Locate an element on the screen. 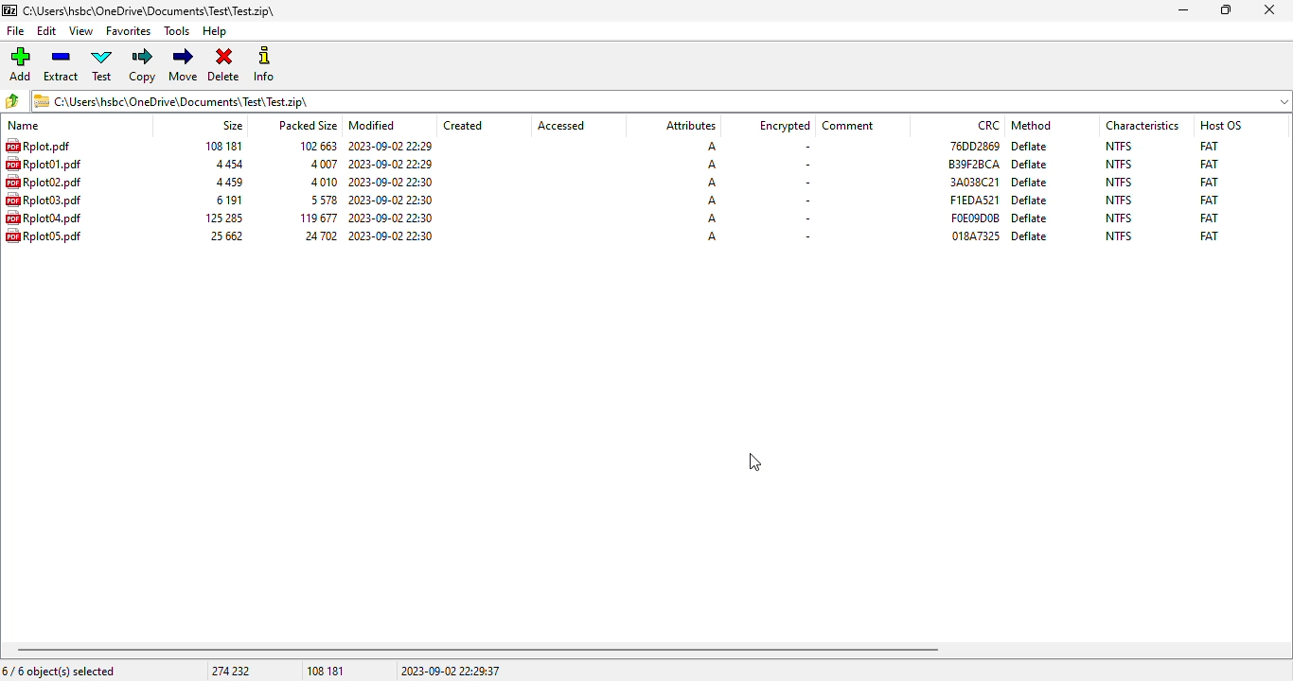 The height and width of the screenshot is (681, 1293). host OS is located at coordinates (1221, 125).